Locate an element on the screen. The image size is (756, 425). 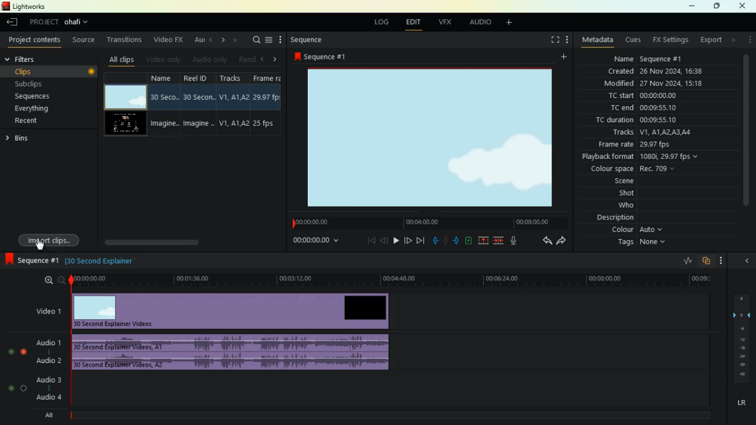
sequences is located at coordinates (37, 97).